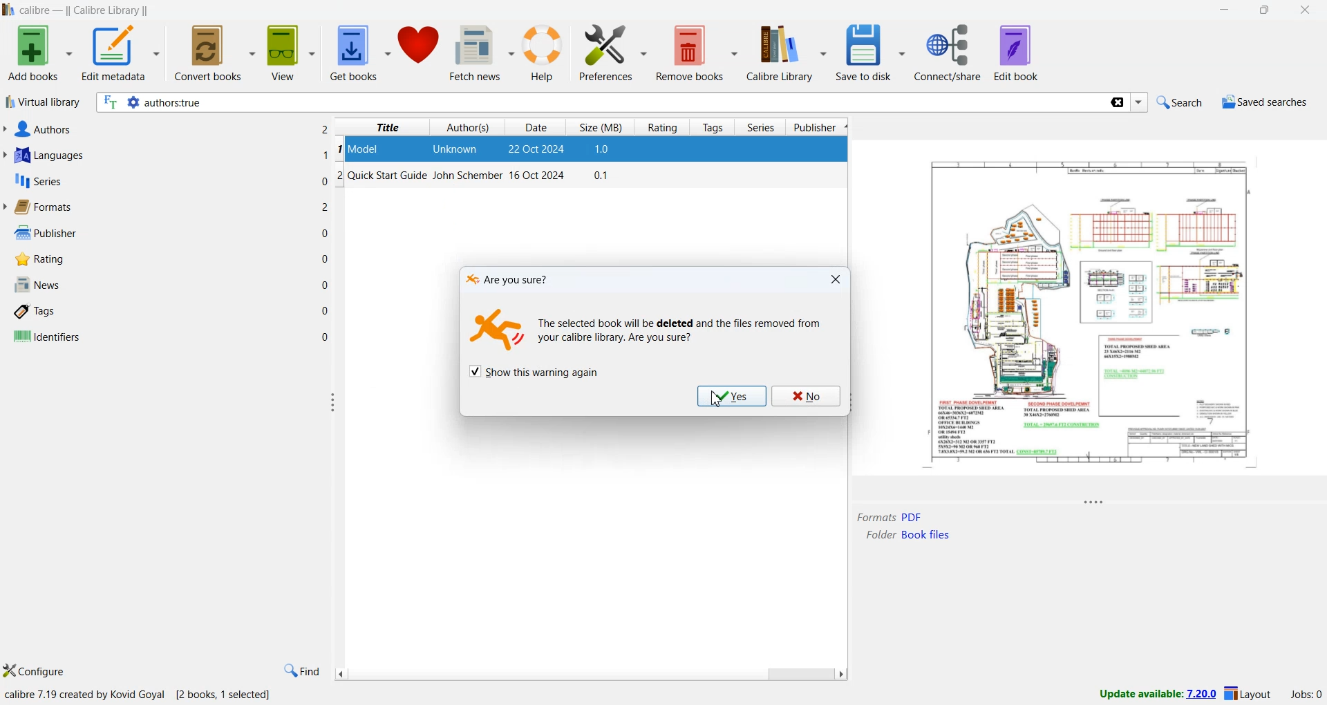 Image resolution: width=1327 pixels, height=705 pixels. I want to click on 0, so click(326, 310).